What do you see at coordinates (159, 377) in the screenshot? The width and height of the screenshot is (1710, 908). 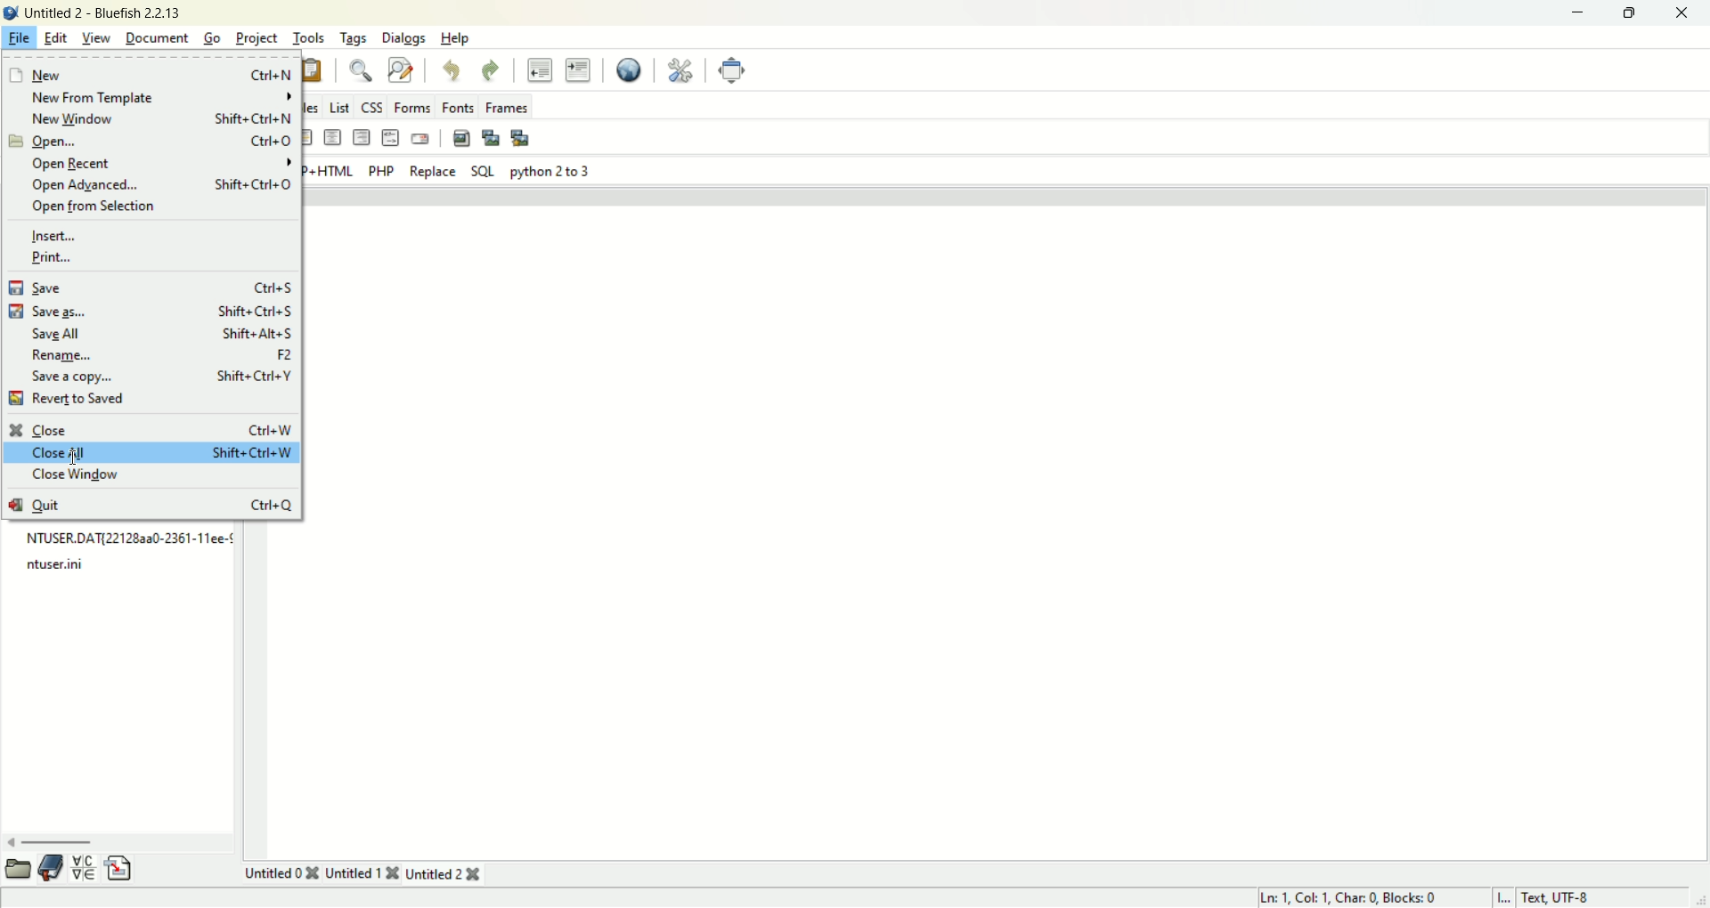 I see `save a copy` at bounding box center [159, 377].